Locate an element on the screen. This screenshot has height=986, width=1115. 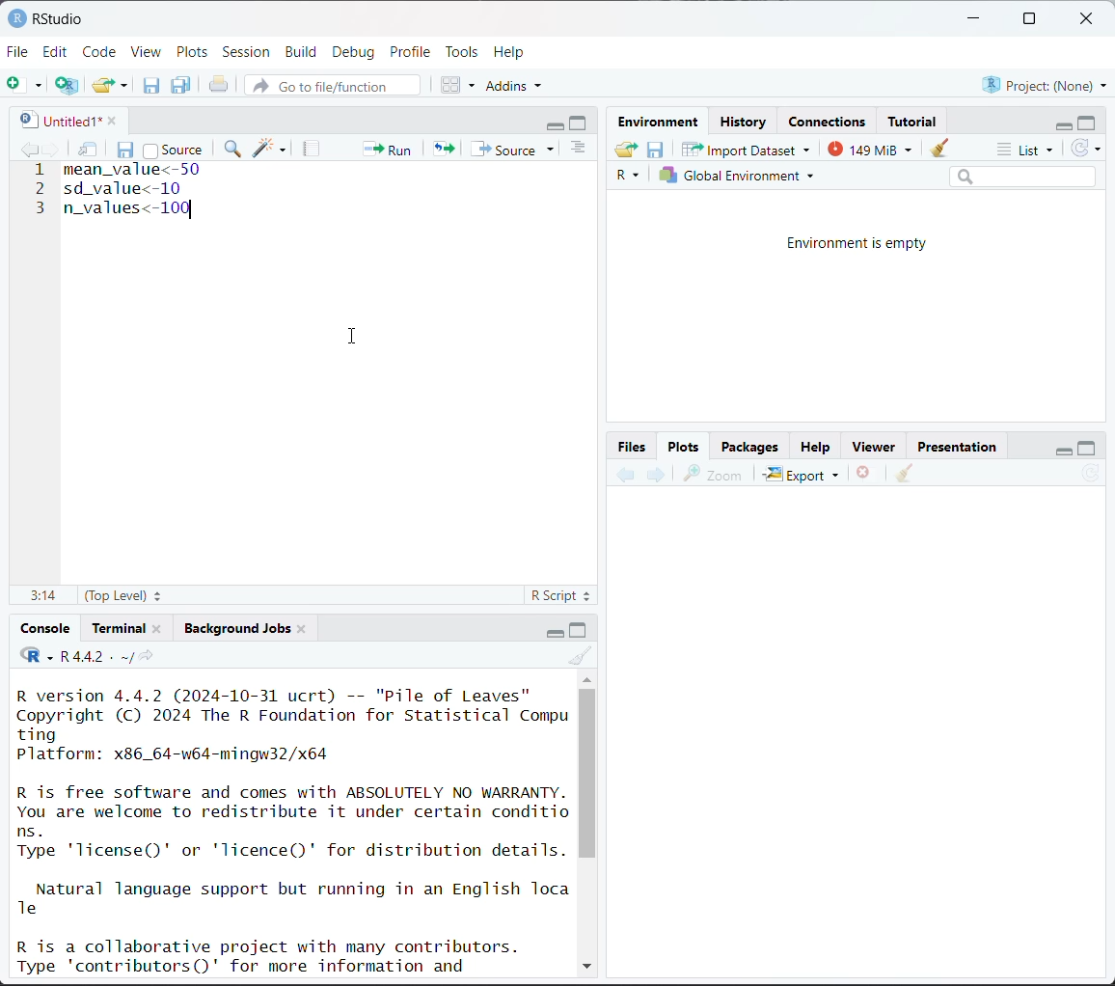
Profile is located at coordinates (413, 50).